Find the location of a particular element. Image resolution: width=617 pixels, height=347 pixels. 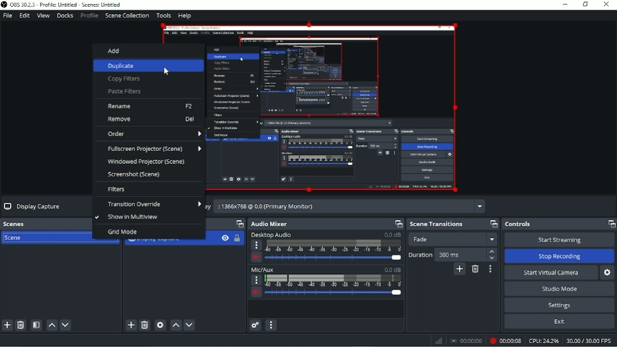

0.0 dB is located at coordinates (392, 270).